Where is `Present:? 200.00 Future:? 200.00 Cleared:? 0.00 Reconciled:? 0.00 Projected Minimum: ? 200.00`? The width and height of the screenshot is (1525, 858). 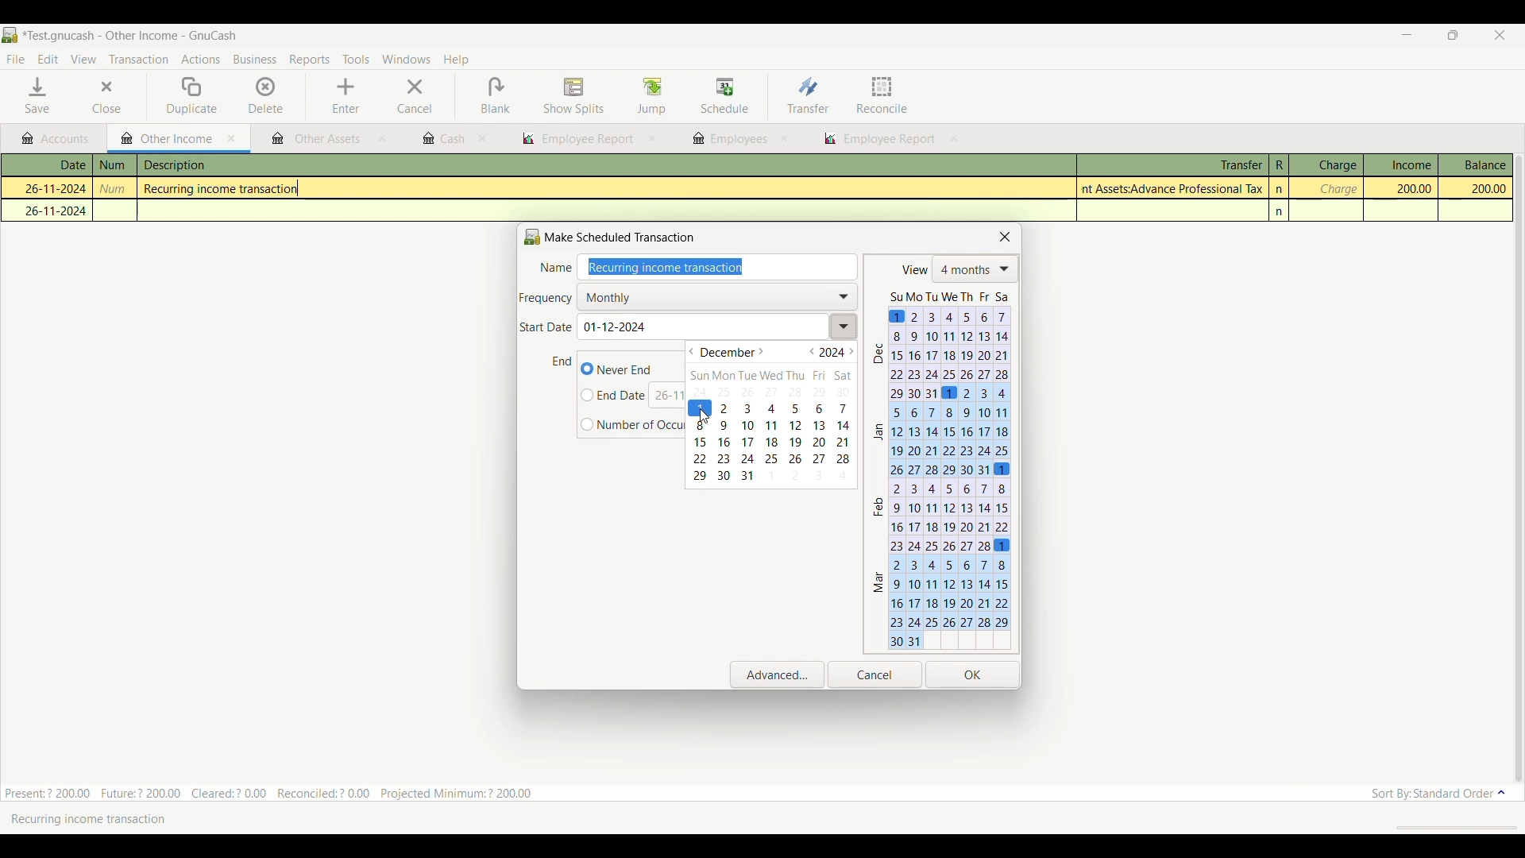
Present:? 200.00 Future:? 200.00 Cleared:? 0.00 Reconciled:? 0.00 Projected Minimum: ? 200.00 is located at coordinates (277, 790).